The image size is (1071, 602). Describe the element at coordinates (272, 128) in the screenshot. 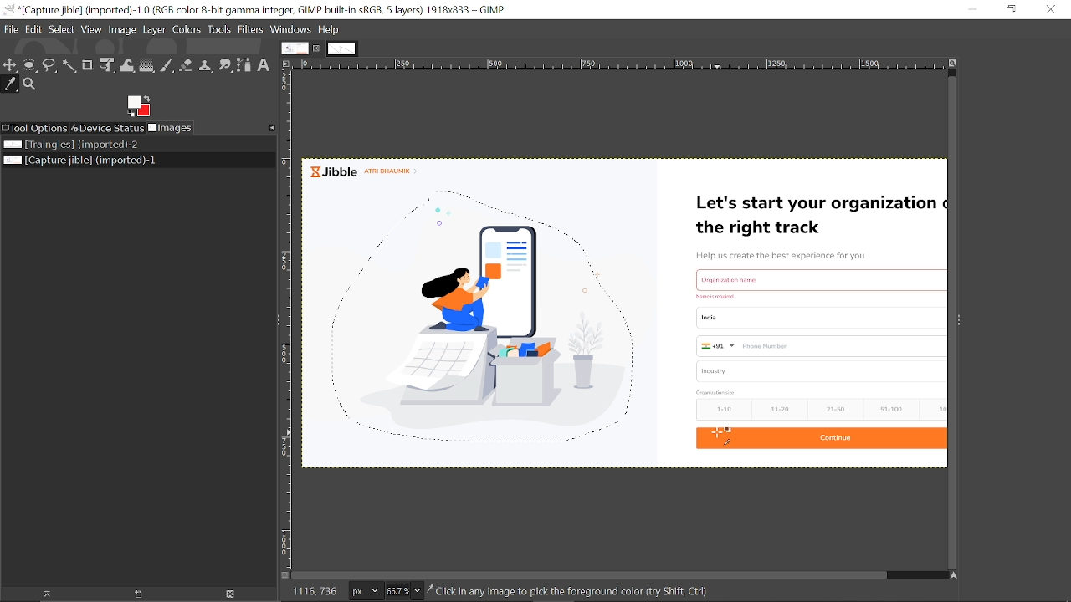

I see `Configure this tab` at that location.